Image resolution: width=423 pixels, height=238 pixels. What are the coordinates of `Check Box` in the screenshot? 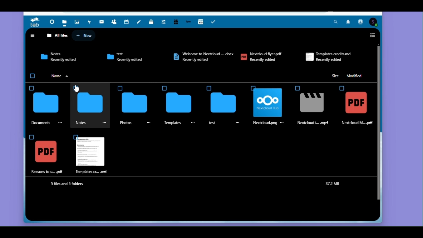 It's located at (209, 88).